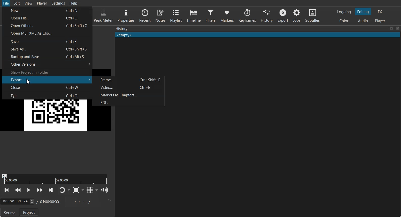 Image resolution: width=401 pixels, height=217 pixels. Describe the element at coordinates (36, 202) in the screenshot. I see `/` at that location.